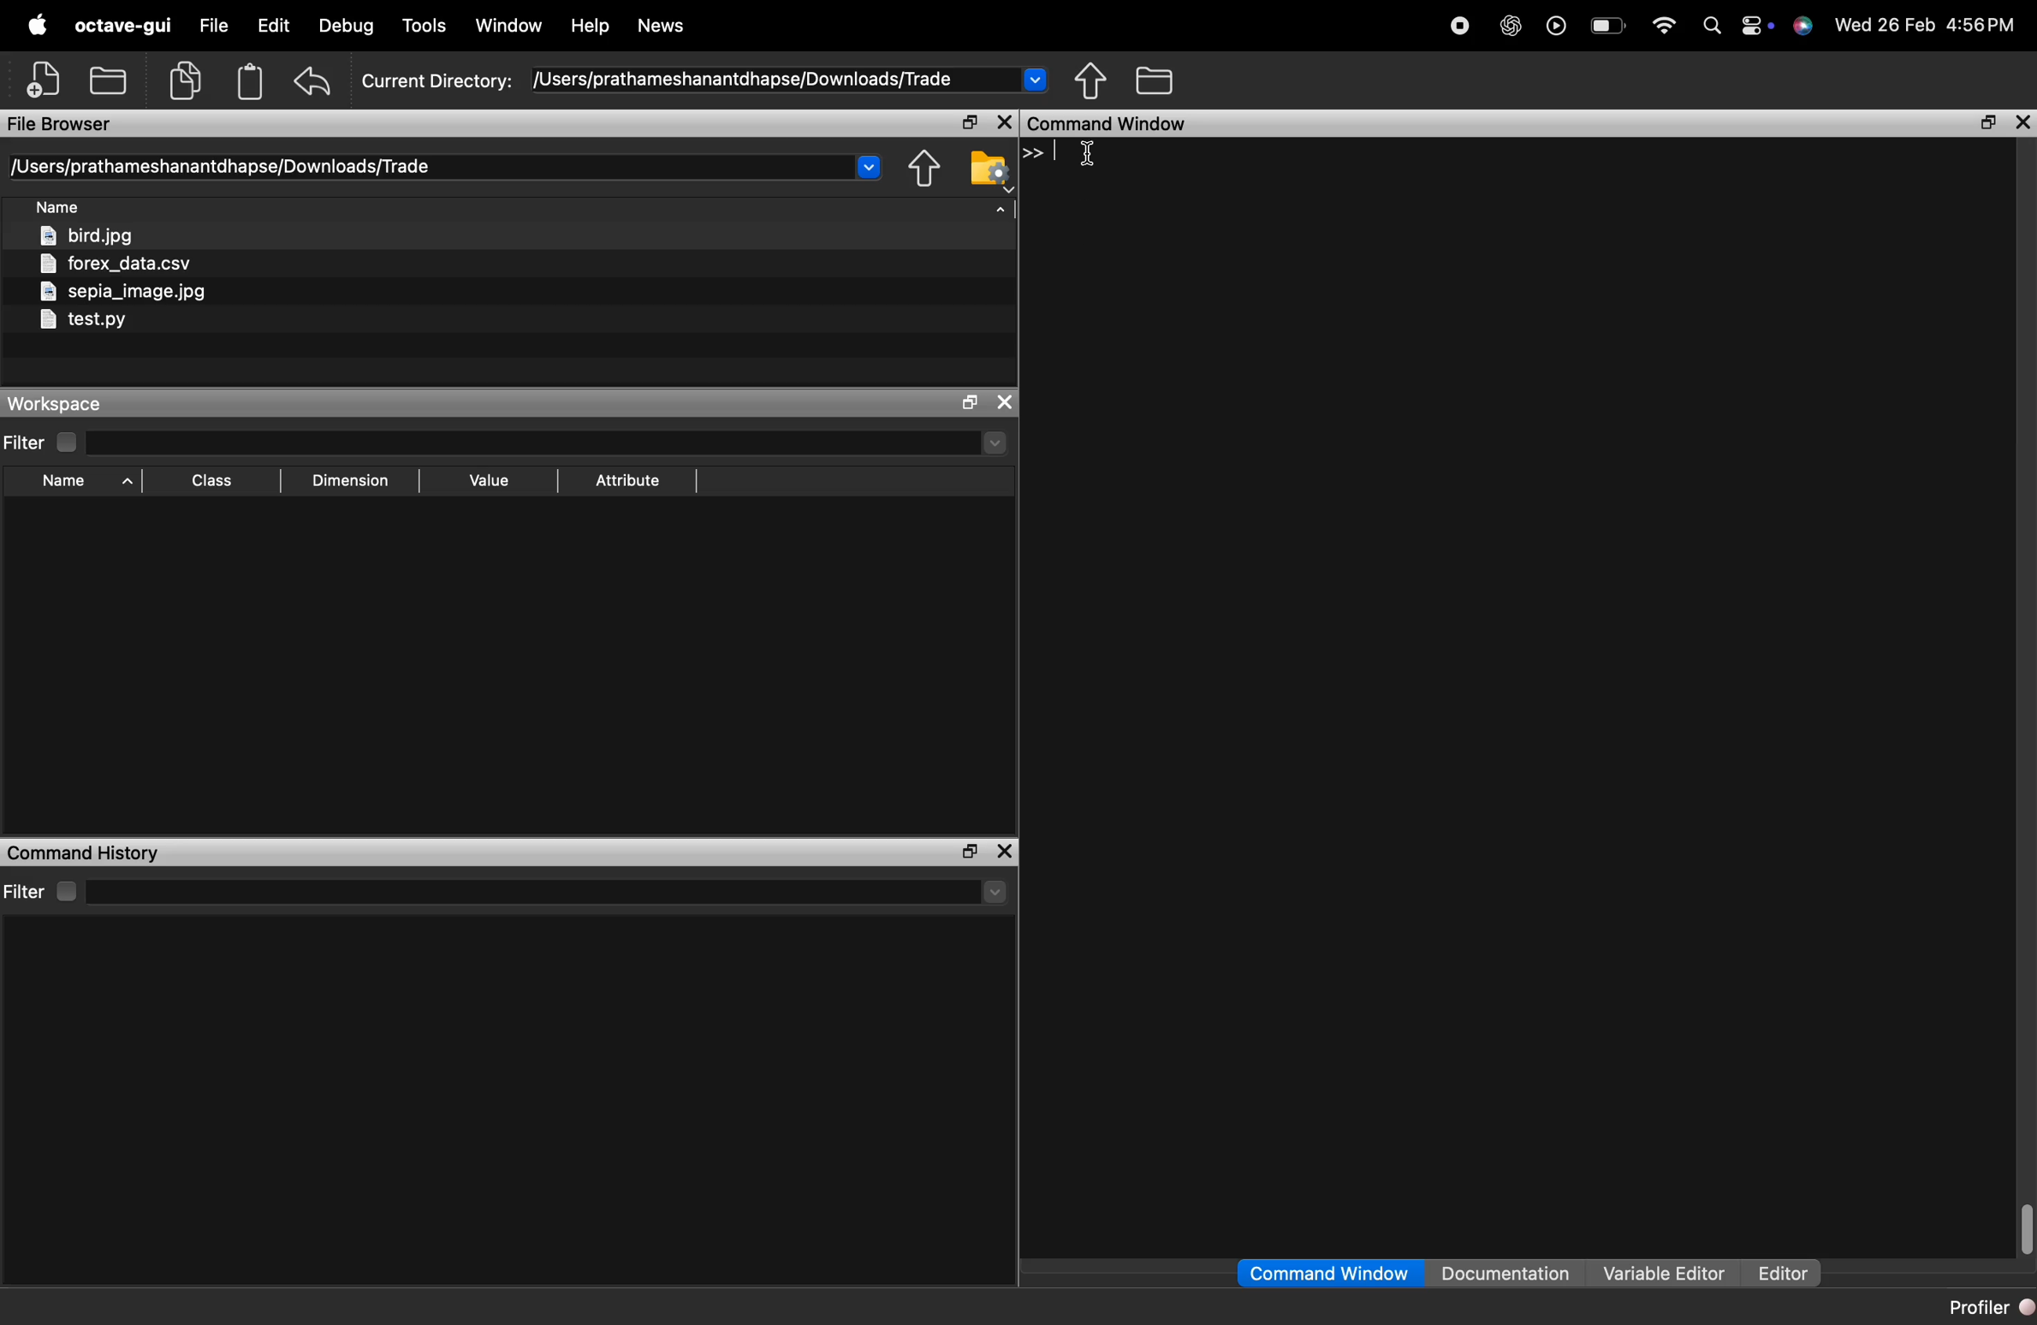 The image size is (2037, 1325). I want to click on >>, so click(1038, 152).